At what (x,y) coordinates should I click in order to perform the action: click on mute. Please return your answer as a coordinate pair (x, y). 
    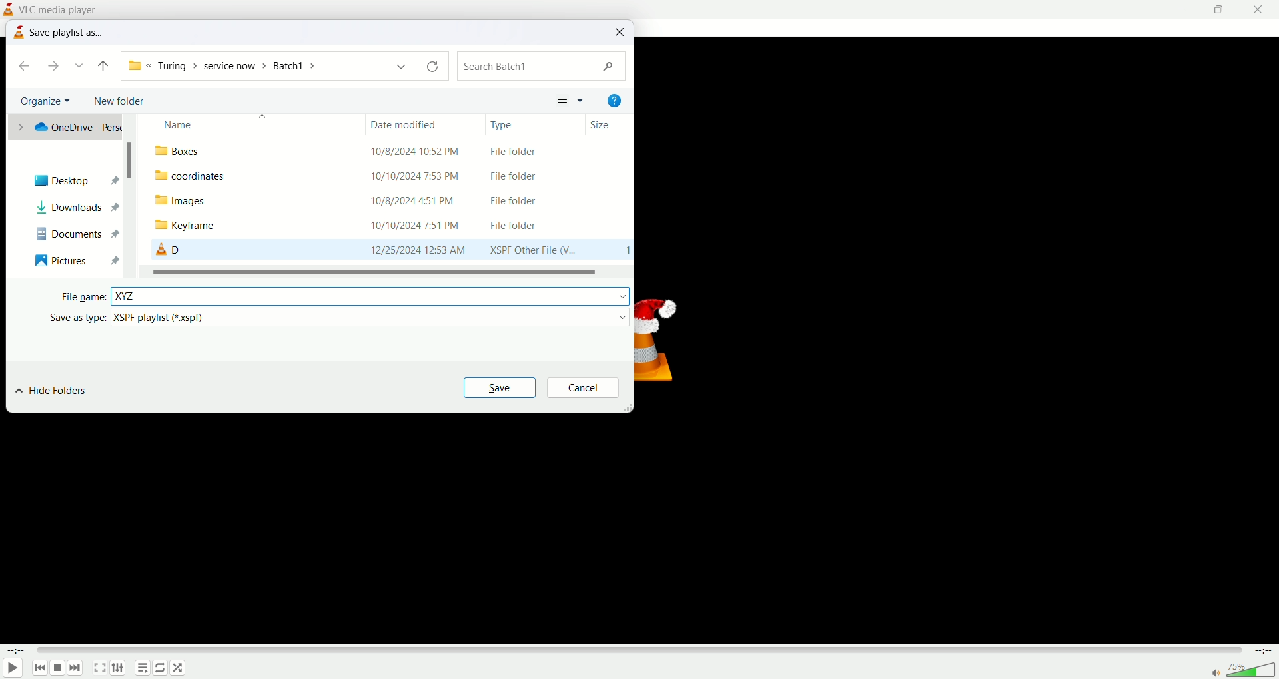
    Looking at the image, I should click on (1217, 674).